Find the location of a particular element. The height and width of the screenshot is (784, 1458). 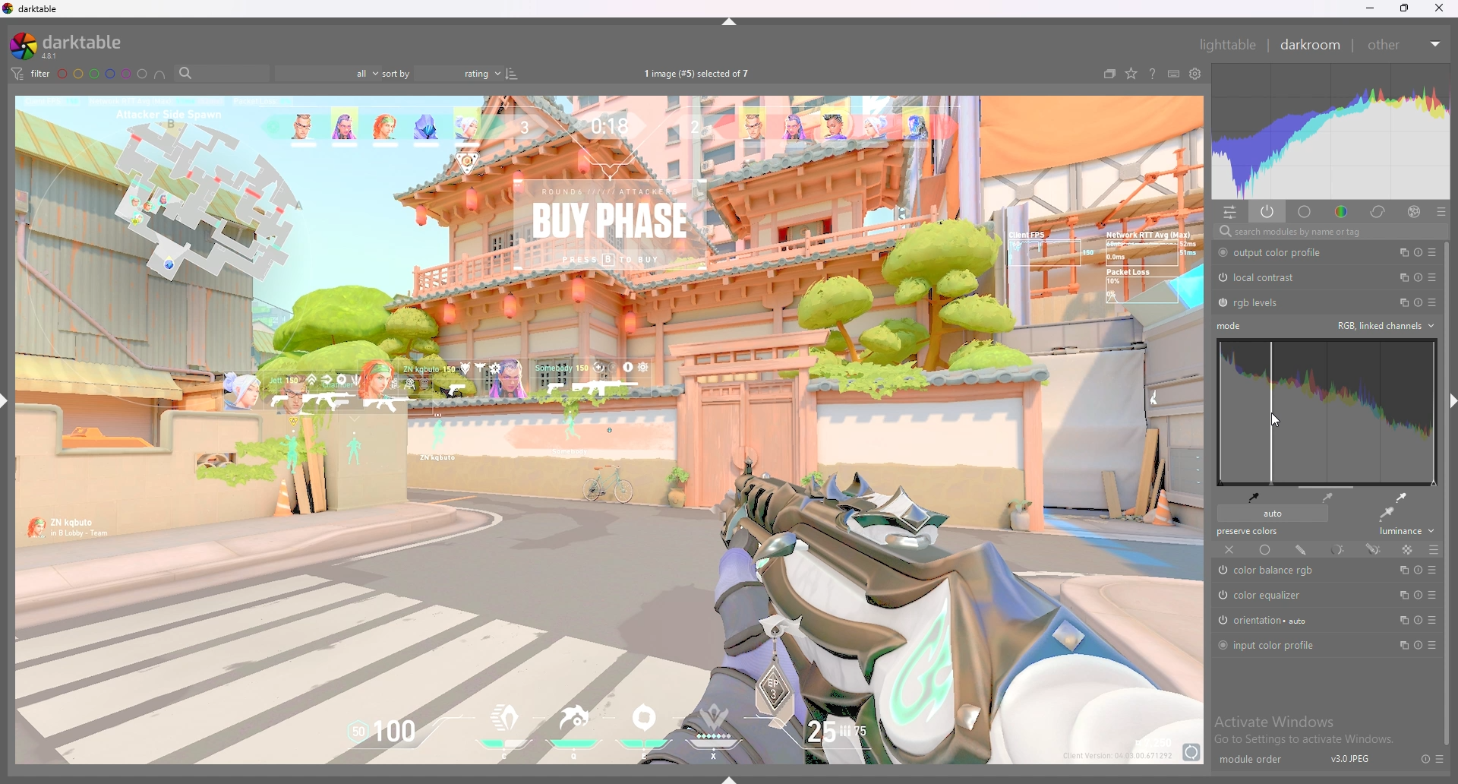

rgb linked channels is located at coordinates (1385, 325).